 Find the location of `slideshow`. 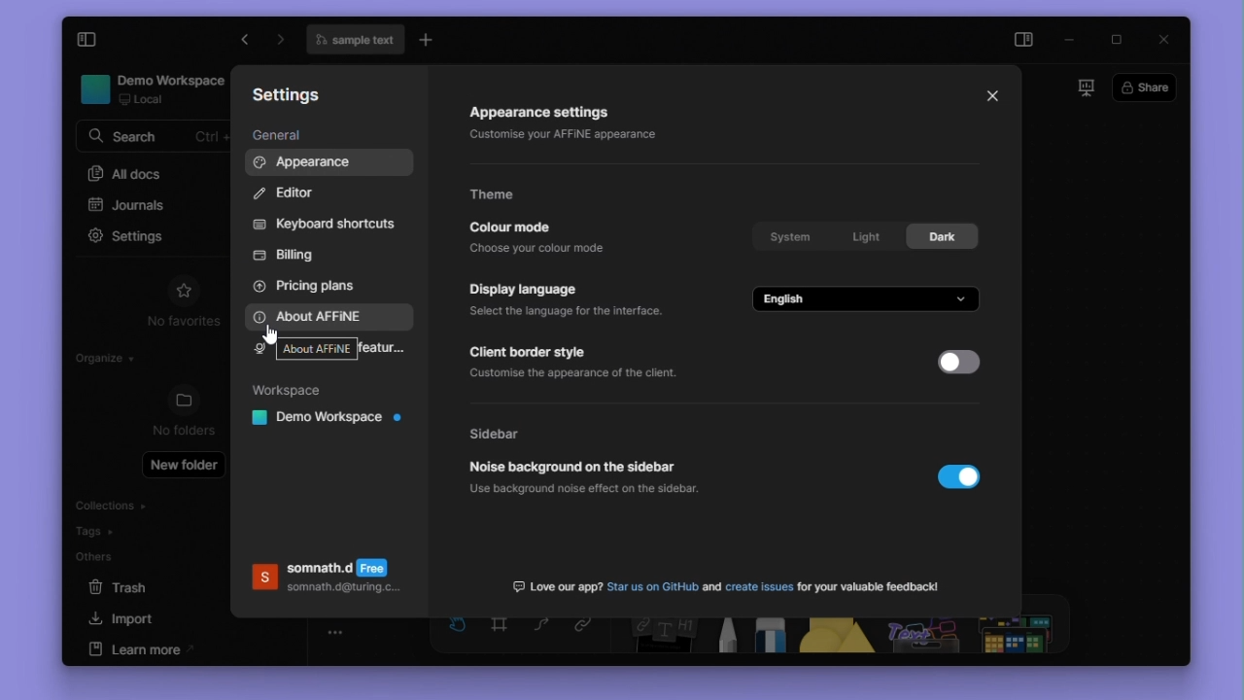

slideshow is located at coordinates (1080, 88).